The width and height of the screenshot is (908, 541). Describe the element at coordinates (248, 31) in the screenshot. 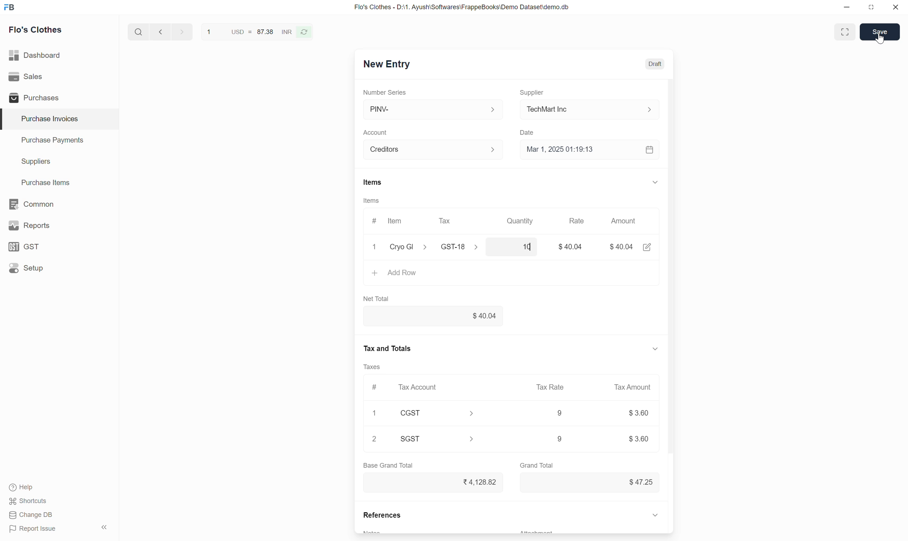

I see `1 USD = 87.38 INR` at that location.